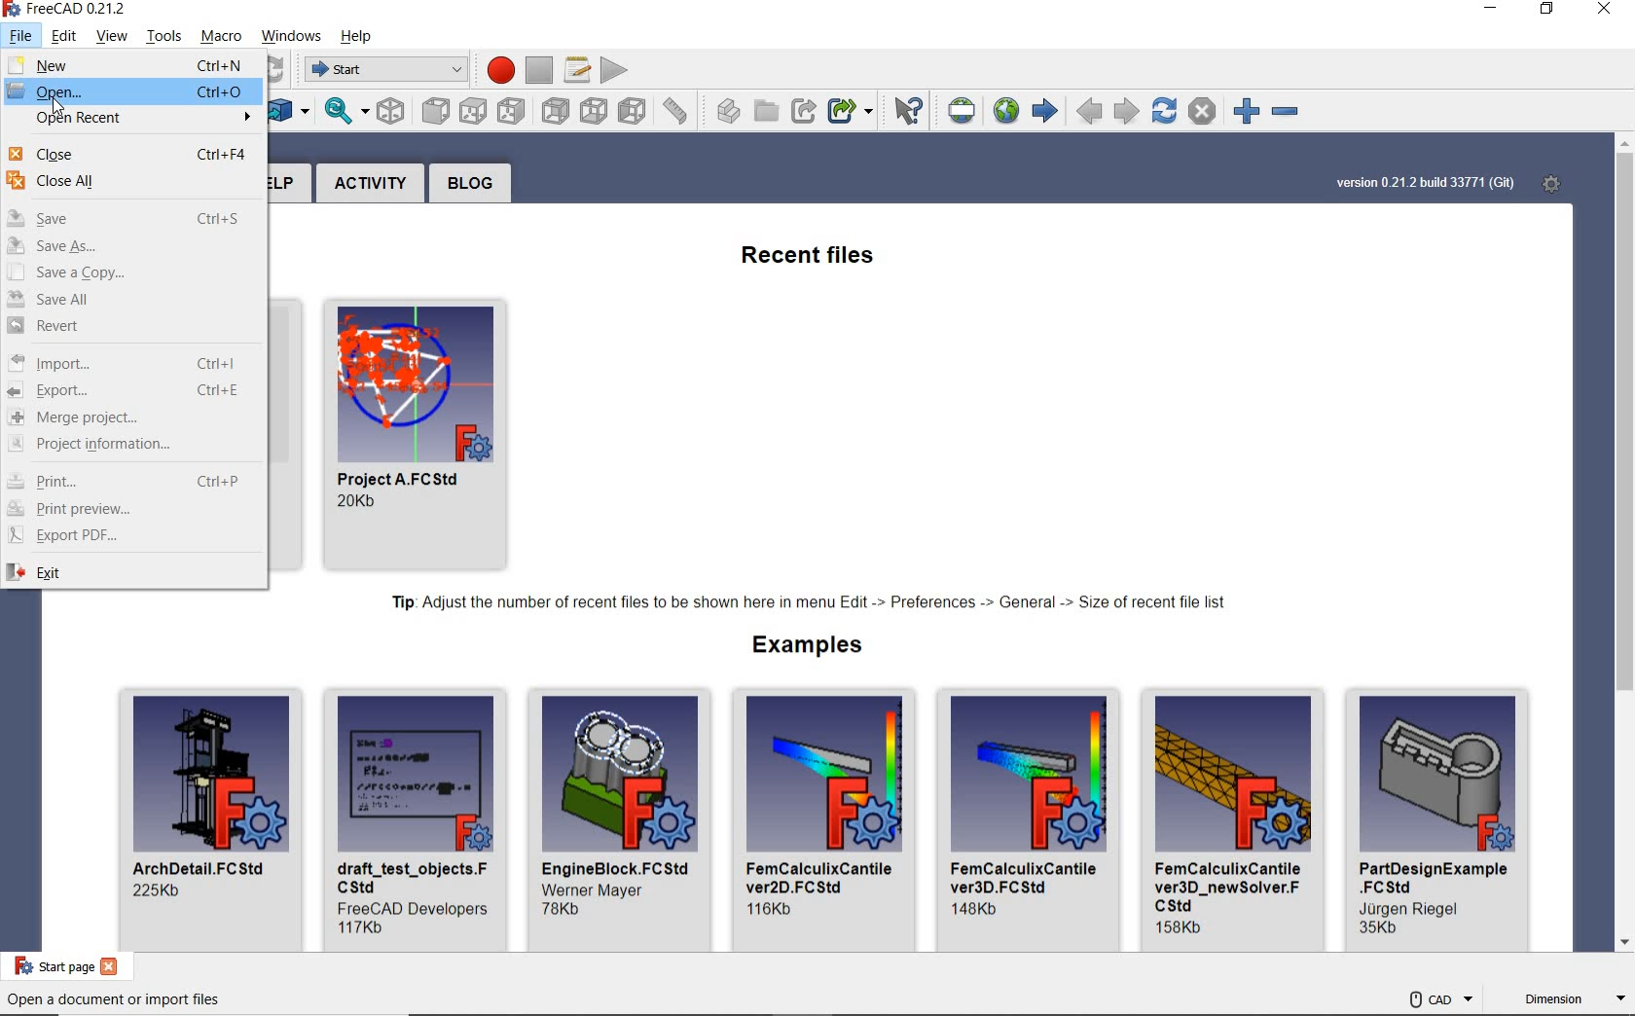 Image resolution: width=1635 pixels, height=1016 pixels. What do you see at coordinates (413, 906) in the screenshot?
I see `dev name` at bounding box center [413, 906].